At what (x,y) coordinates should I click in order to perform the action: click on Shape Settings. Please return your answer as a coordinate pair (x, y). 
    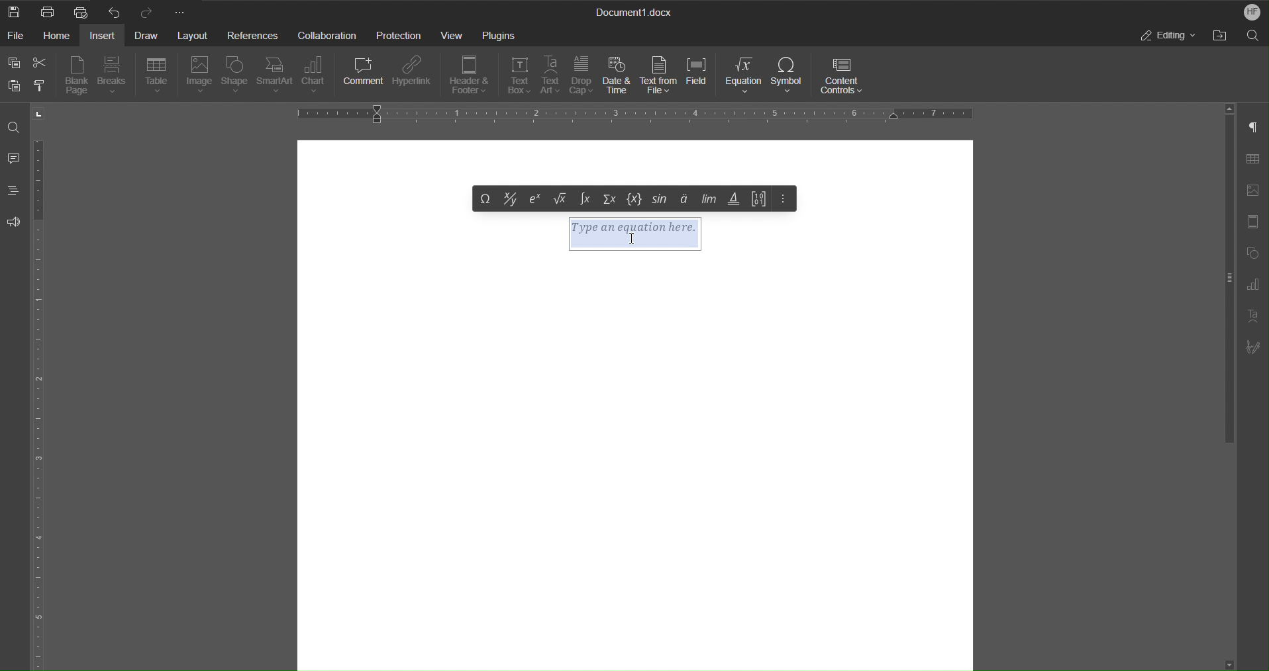
    Looking at the image, I should click on (1252, 253).